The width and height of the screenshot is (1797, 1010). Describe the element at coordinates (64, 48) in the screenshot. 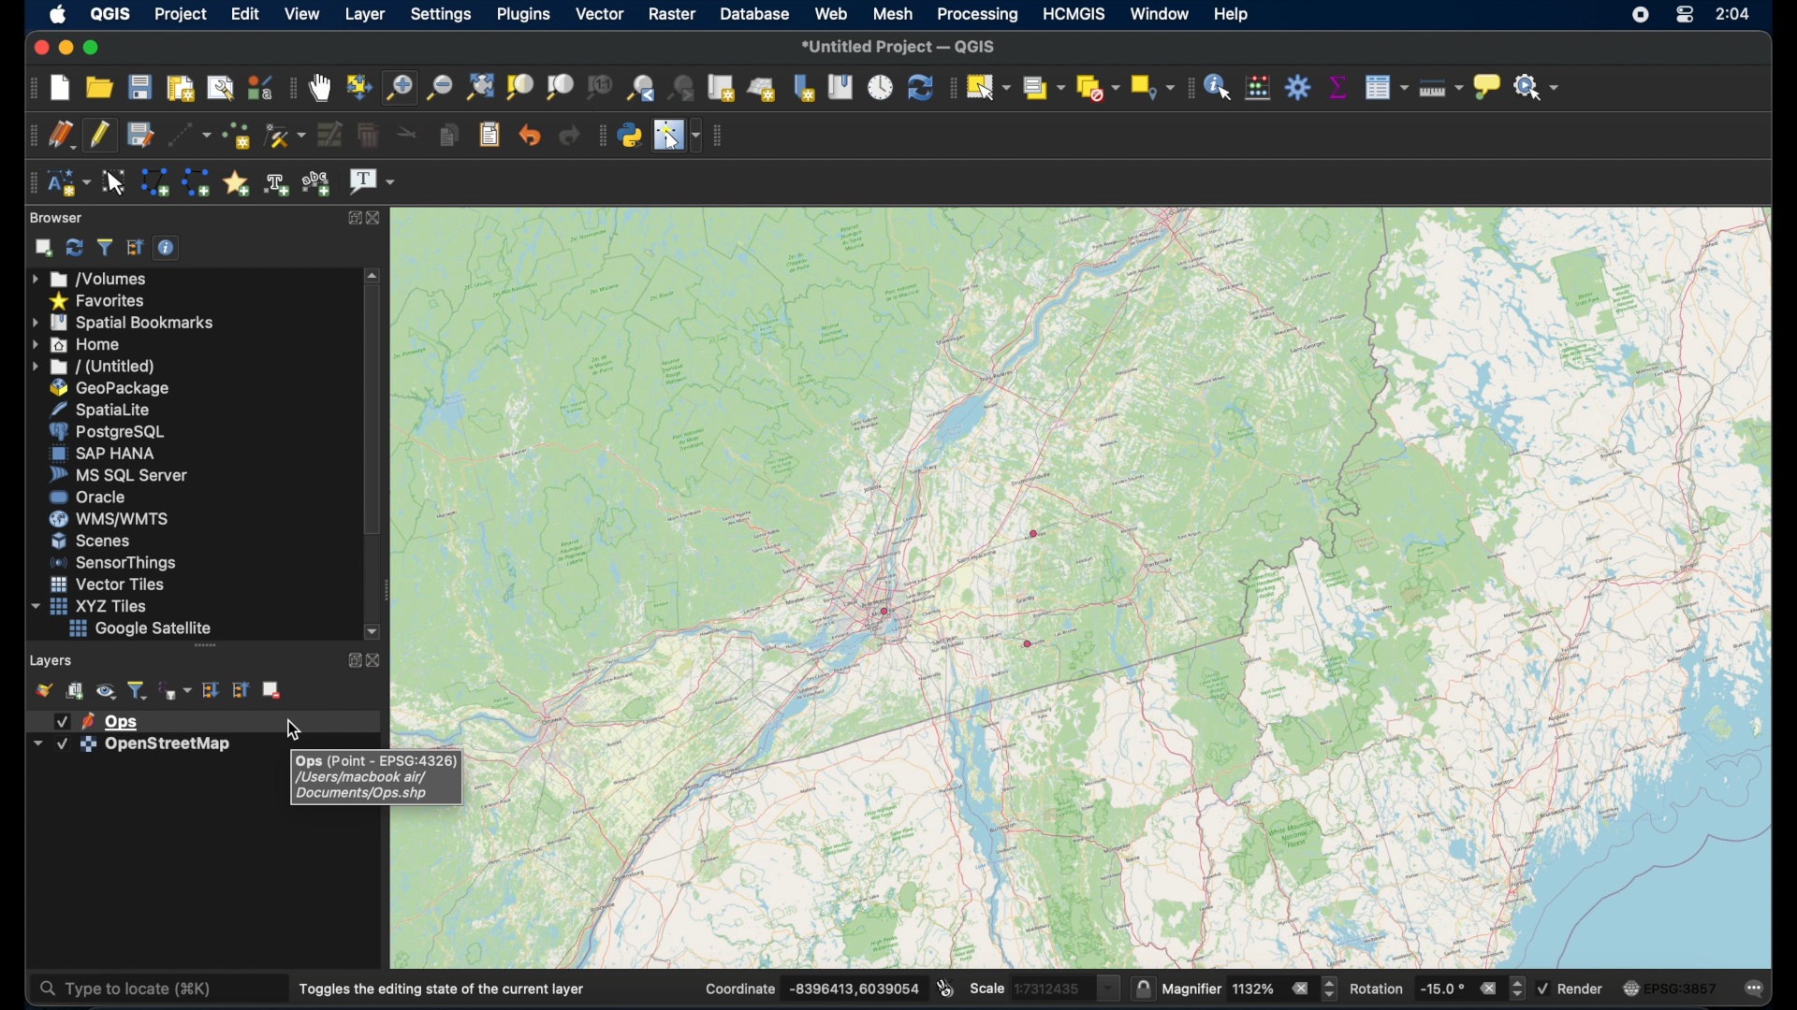

I see `minimize` at that location.